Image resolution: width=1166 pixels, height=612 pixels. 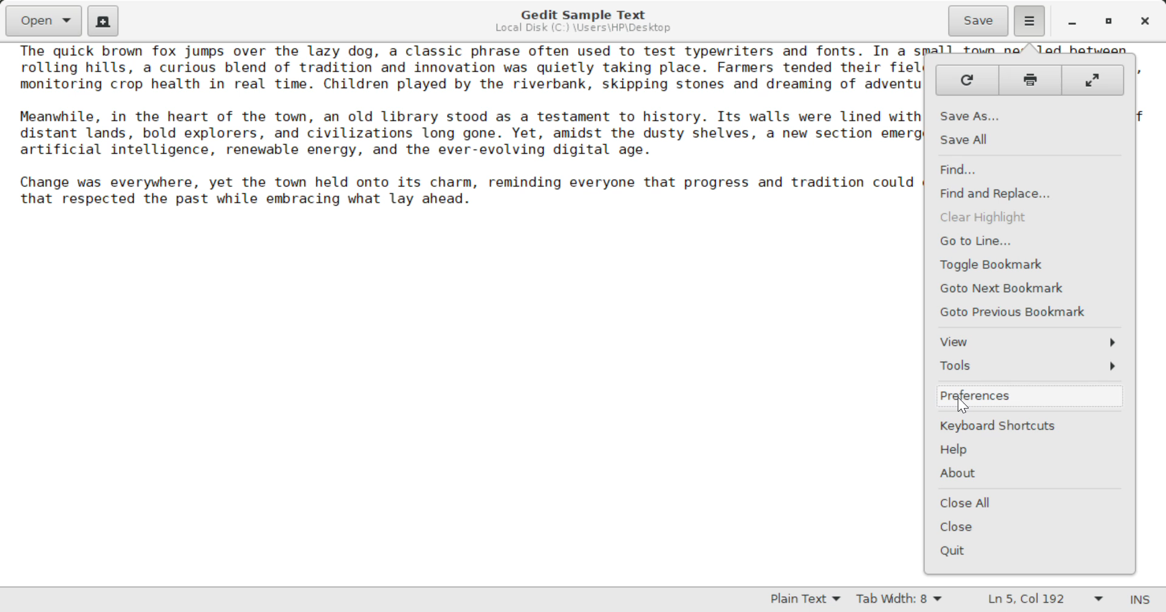 What do you see at coordinates (996, 264) in the screenshot?
I see `Toggle Bookmark` at bounding box center [996, 264].